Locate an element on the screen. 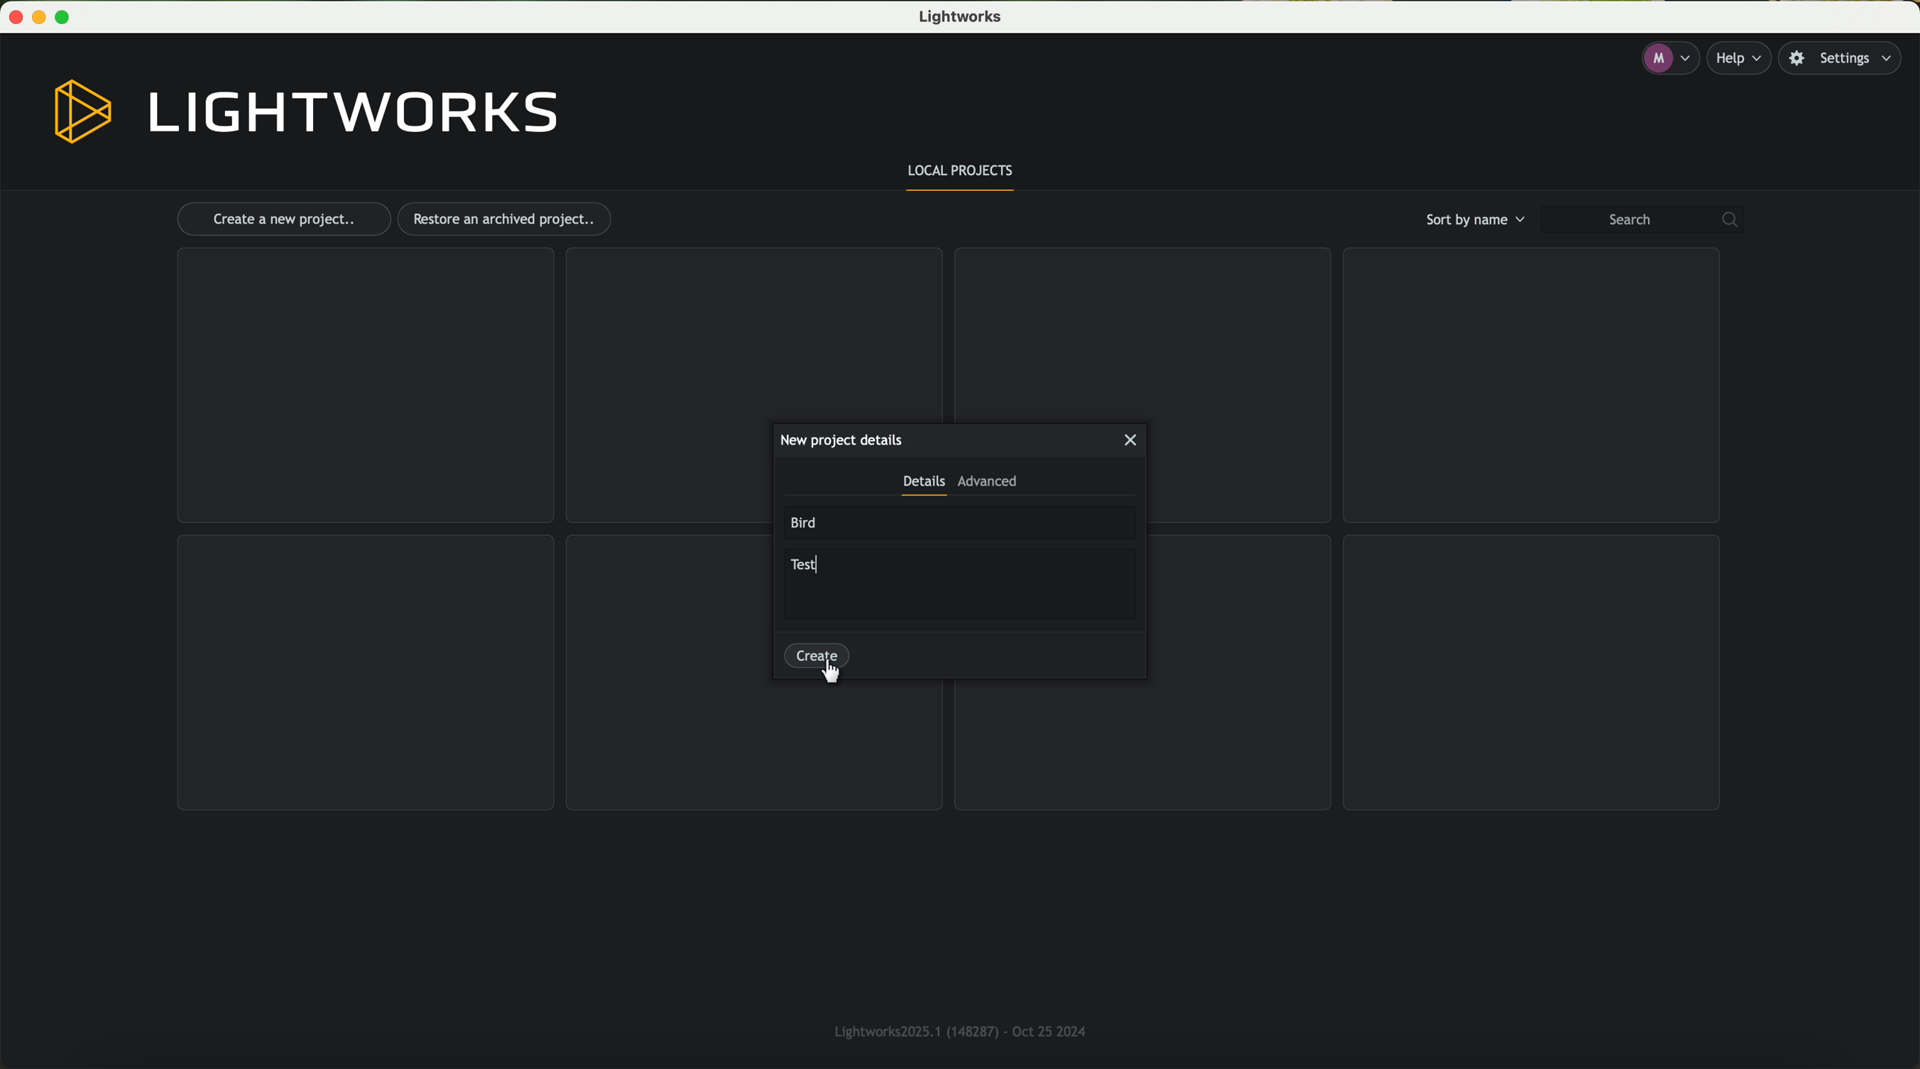 The height and width of the screenshot is (1069, 1920). Lightworks logo is located at coordinates (307, 112).